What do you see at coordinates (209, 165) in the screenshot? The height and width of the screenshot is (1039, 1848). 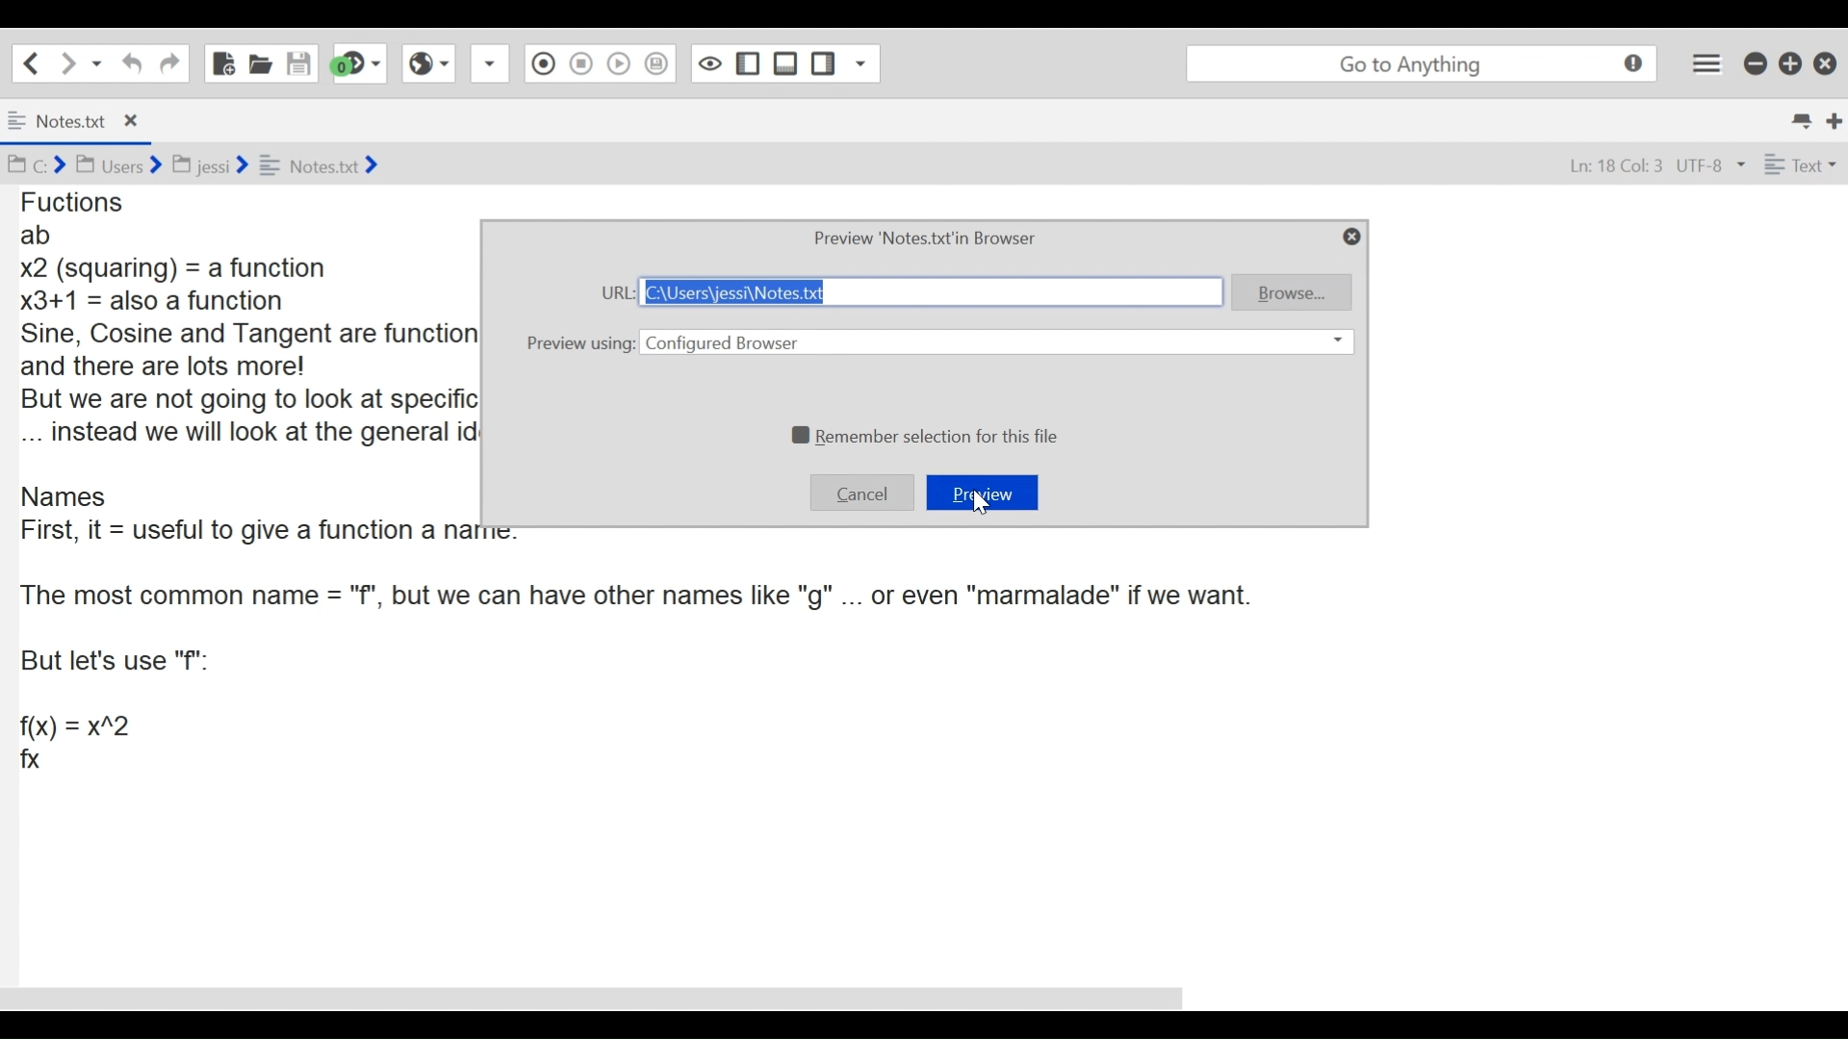 I see `jessi` at bounding box center [209, 165].